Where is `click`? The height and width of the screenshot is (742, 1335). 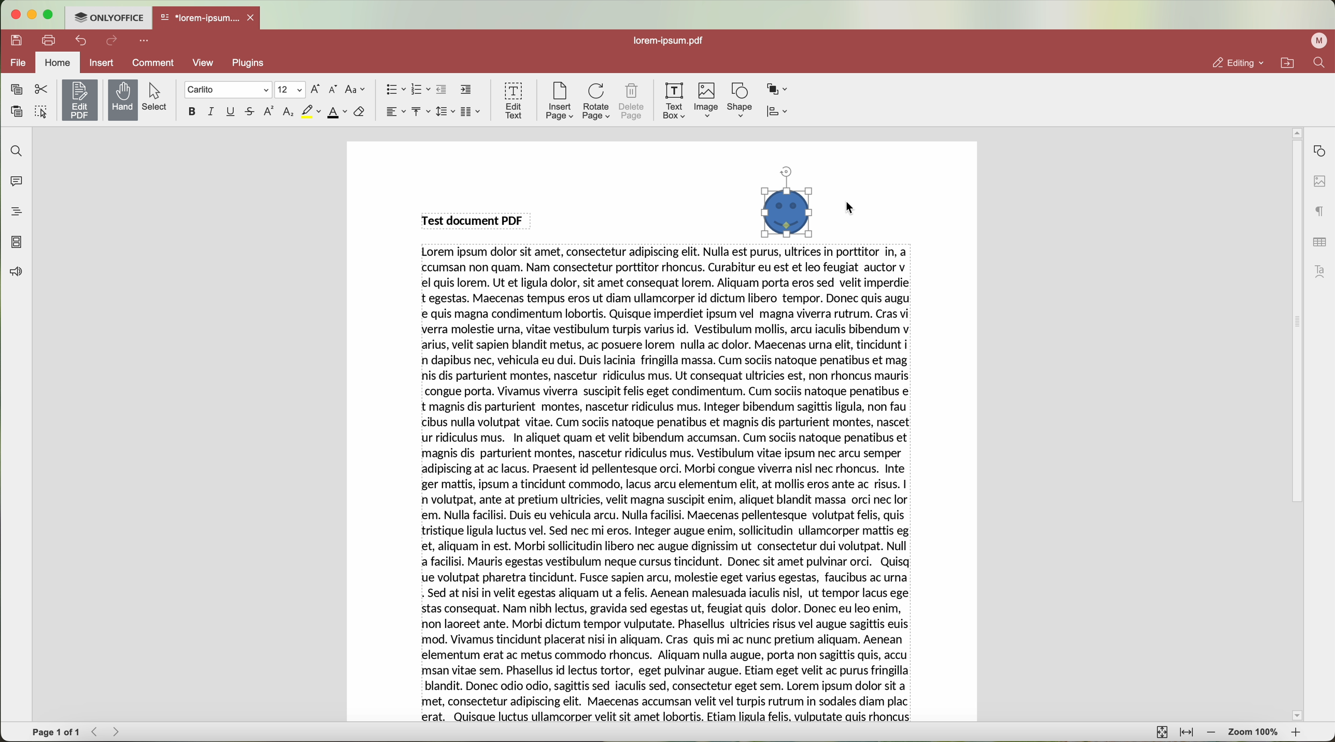 click is located at coordinates (853, 208).